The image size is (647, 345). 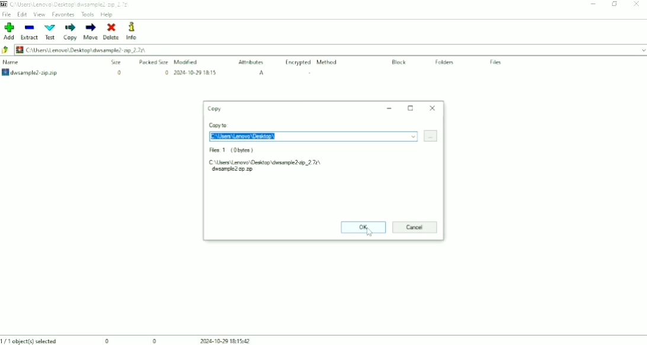 What do you see at coordinates (166, 73) in the screenshot?
I see `0` at bounding box center [166, 73].